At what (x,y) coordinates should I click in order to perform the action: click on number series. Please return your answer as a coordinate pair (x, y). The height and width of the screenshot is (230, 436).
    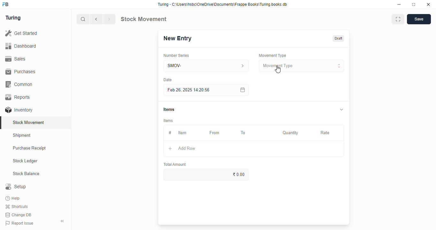
    Looking at the image, I should click on (176, 56).